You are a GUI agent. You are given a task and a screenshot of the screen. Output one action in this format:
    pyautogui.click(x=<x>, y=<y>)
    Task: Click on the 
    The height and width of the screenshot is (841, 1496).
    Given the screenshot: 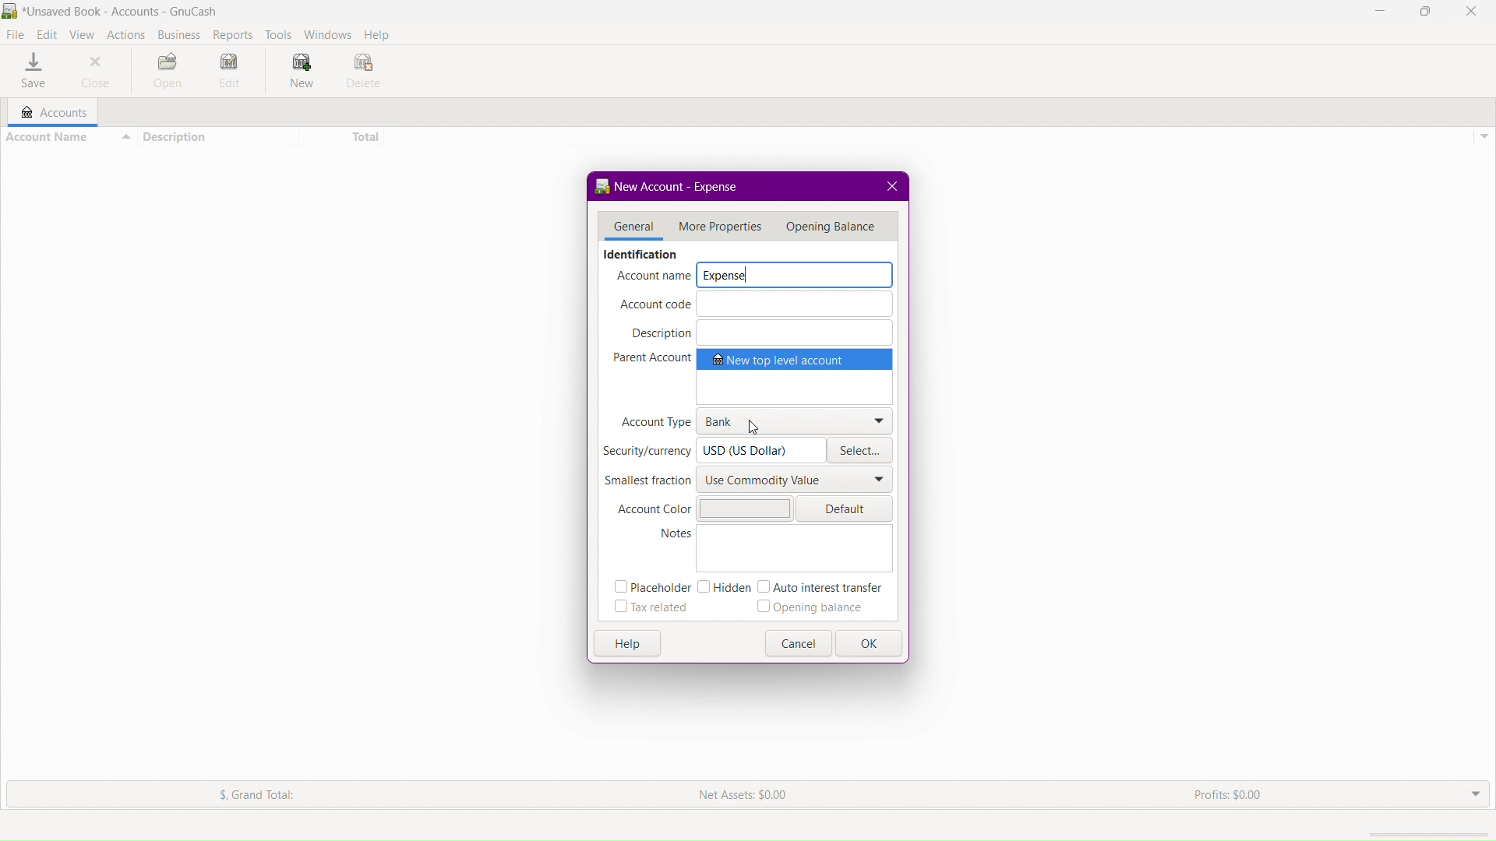 What is the action you would take?
    pyautogui.click(x=834, y=224)
    